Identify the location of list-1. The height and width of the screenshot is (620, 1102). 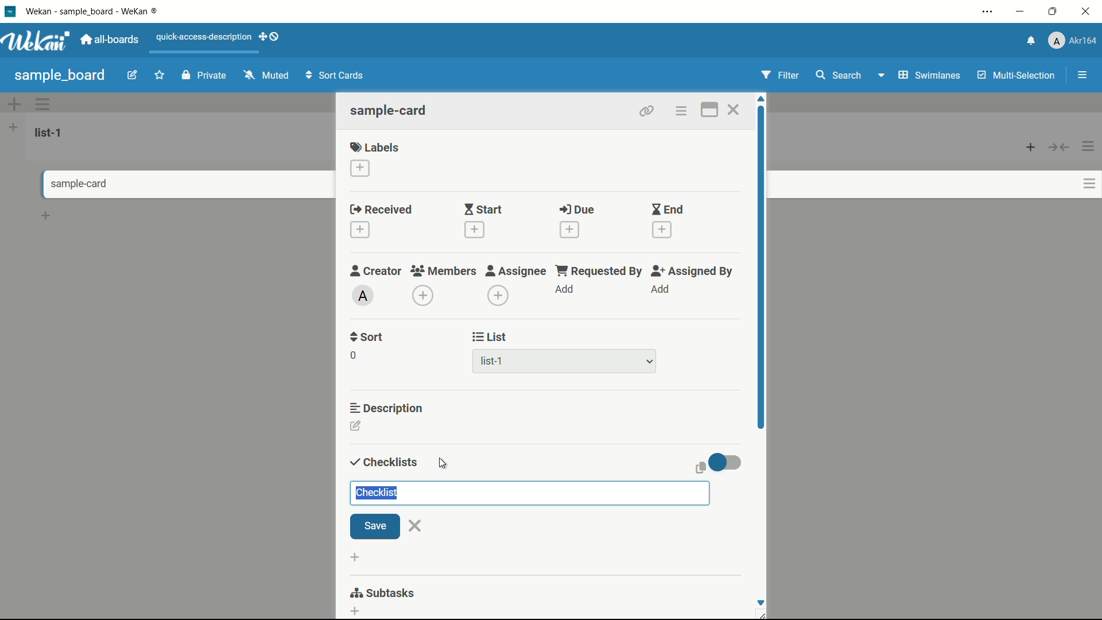
(494, 363).